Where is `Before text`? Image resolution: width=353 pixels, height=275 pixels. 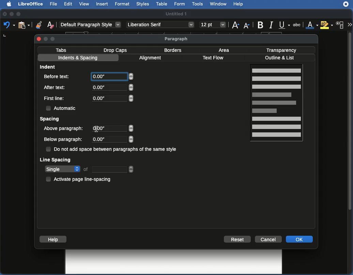 Before text is located at coordinates (59, 76).